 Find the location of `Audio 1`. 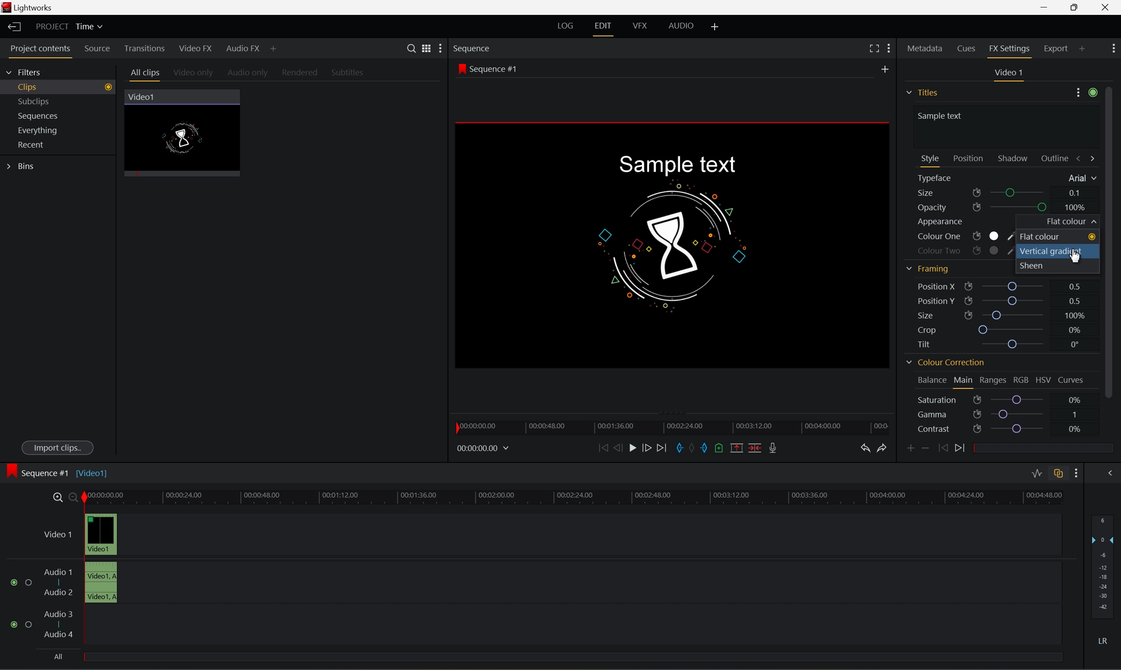

Audio 1 is located at coordinates (58, 572).